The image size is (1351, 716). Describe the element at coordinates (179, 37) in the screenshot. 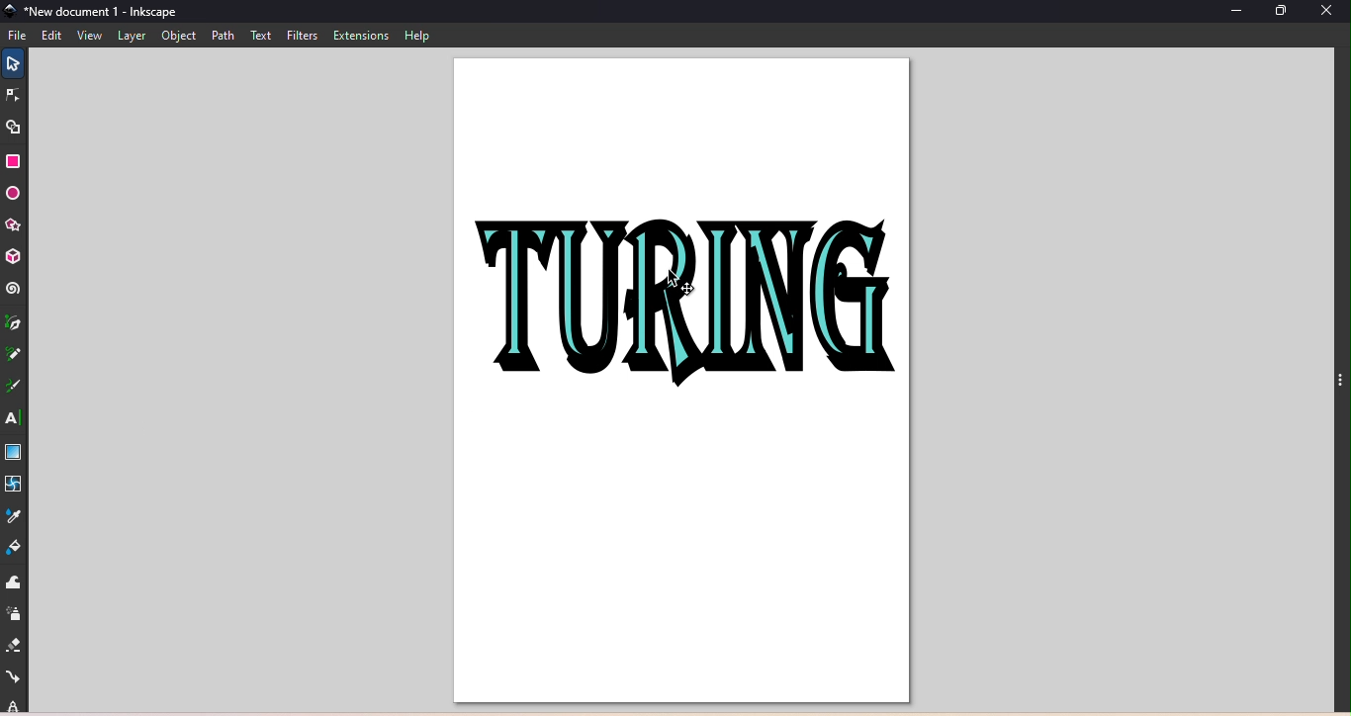

I see `Object` at that location.